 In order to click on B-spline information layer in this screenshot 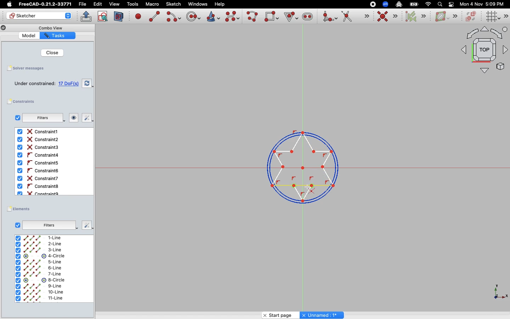, I will do `click(446, 17)`.